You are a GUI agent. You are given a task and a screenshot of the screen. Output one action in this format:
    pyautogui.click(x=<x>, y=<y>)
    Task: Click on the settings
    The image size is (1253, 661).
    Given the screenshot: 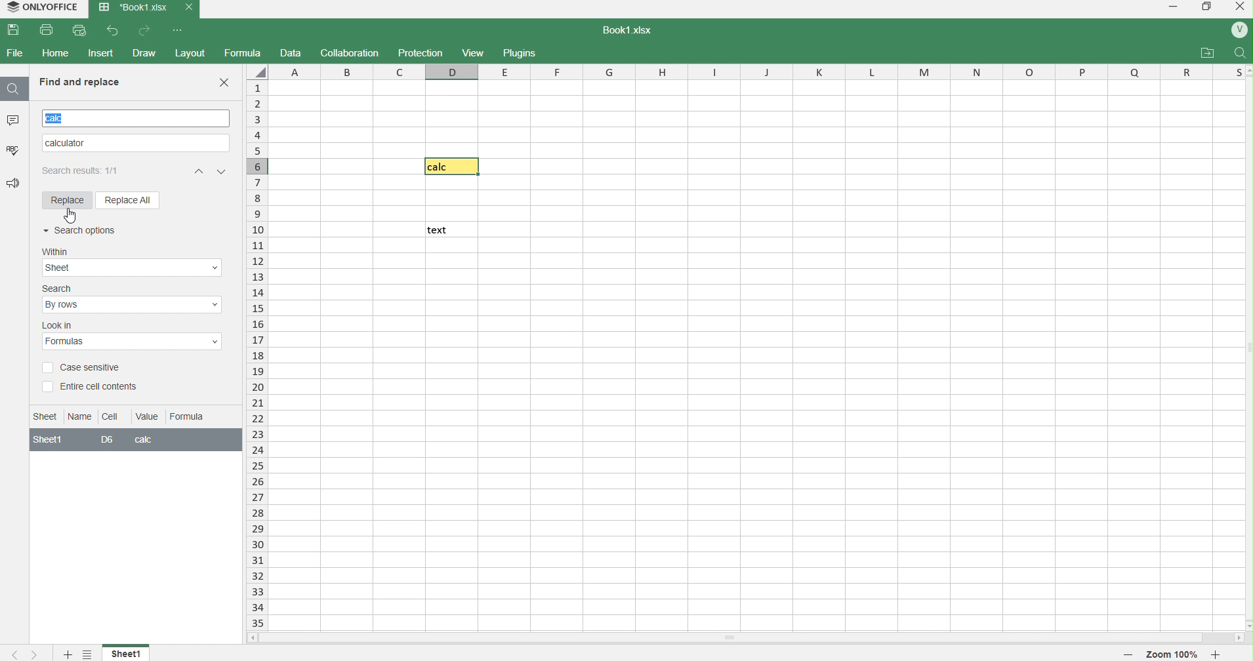 What is the action you would take?
    pyautogui.click(x=89, y=652)
    